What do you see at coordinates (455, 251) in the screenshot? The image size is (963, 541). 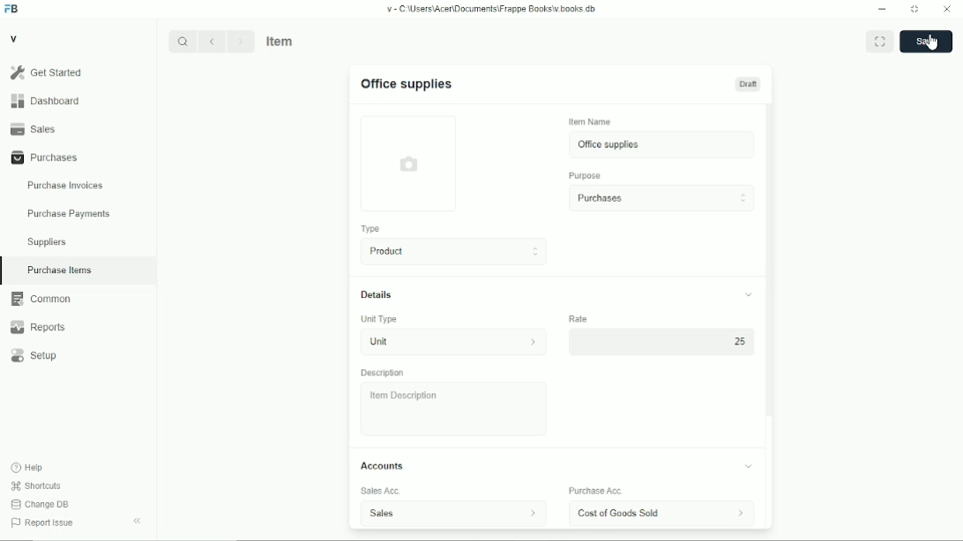 I see `product` at bounding box center [455, 251].